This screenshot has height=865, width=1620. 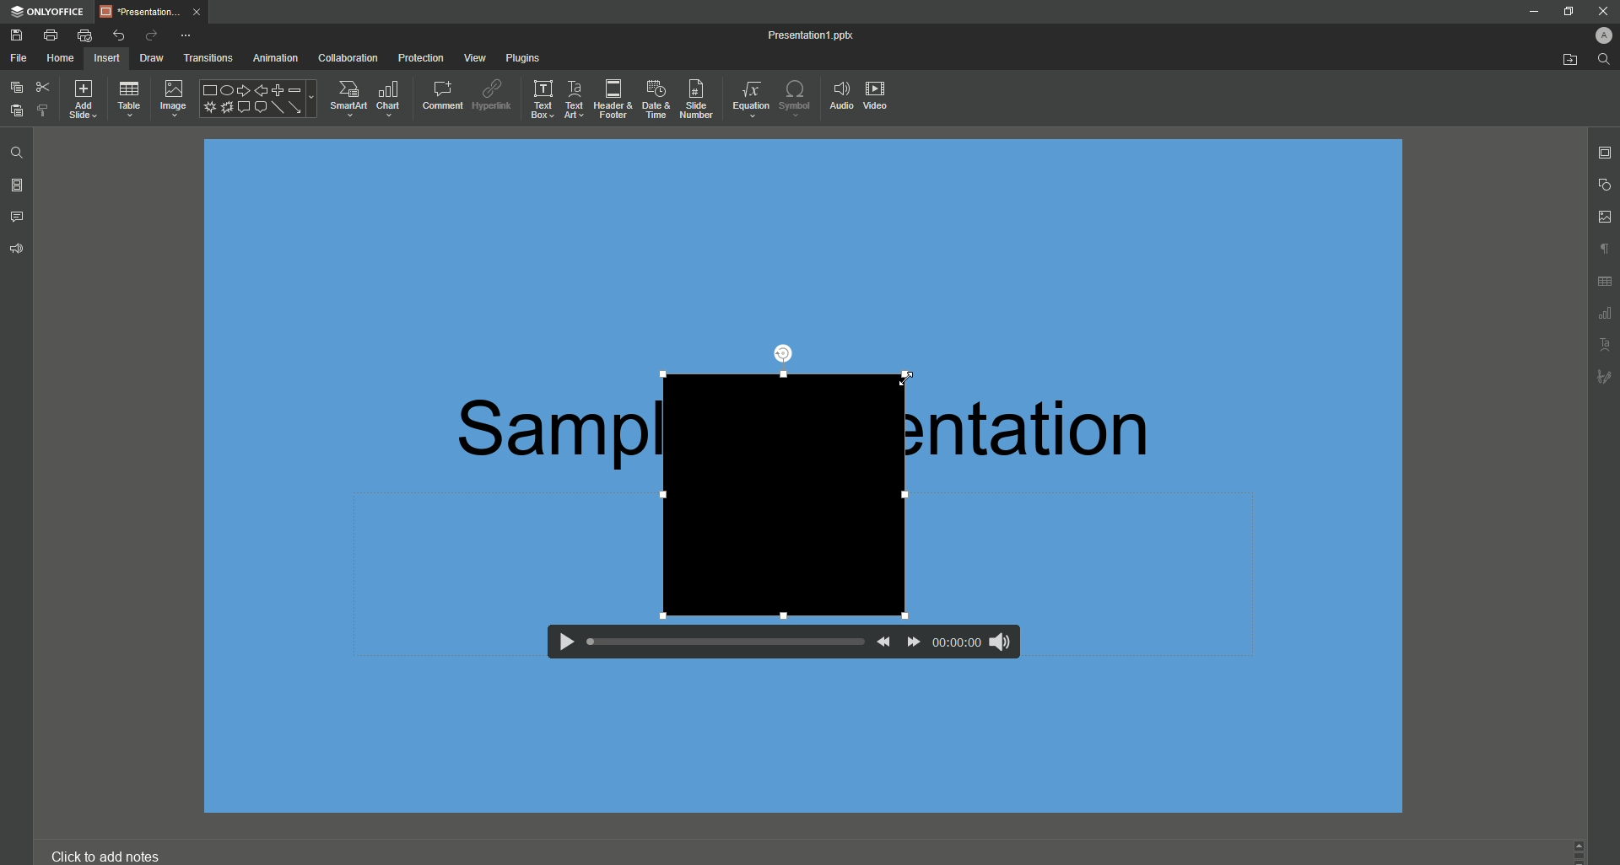 What do you see at coordinates (752, 101) in the screenshot?
I see `Equation` at bounding box center [752, 101].